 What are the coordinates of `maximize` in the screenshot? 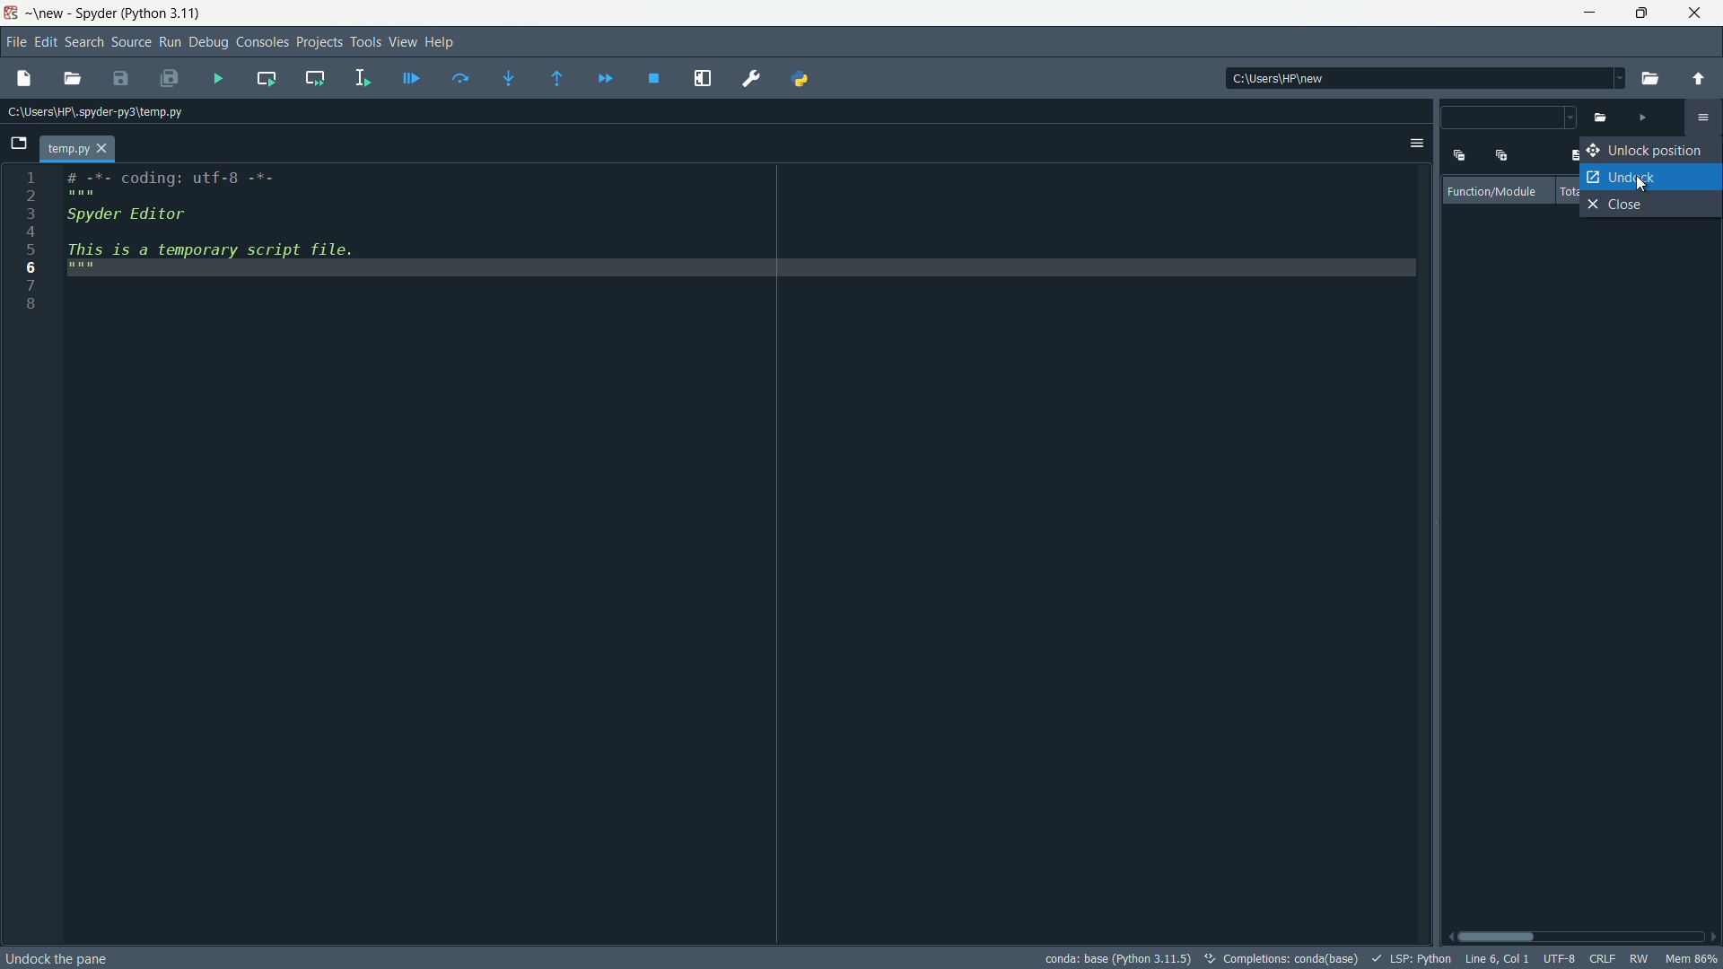 It's located at (1640, 13).